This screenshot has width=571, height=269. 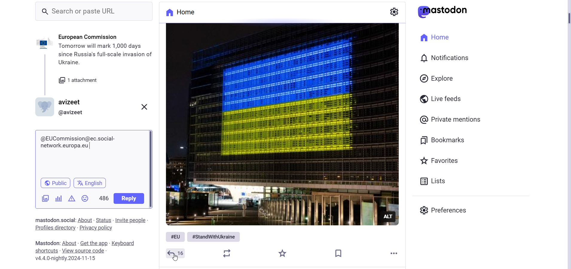 I want to click on Search, so click(x=95, y=12).